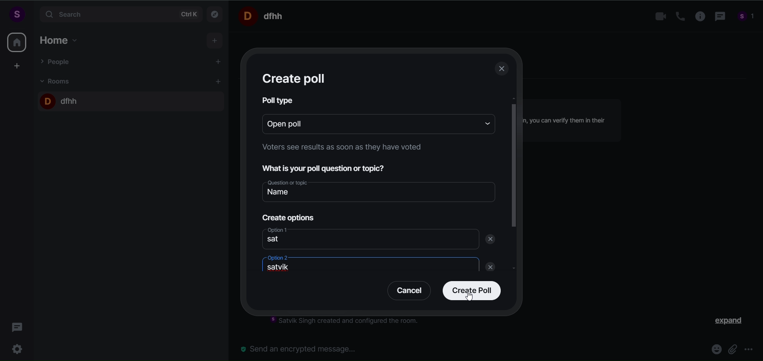  I want to click on create options, so click(287, 216).